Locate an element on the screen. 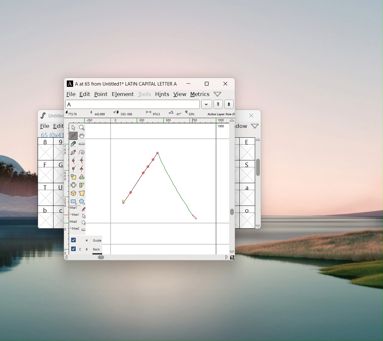 Image resolution: width=383 pixels, height=341 pixels. show the previous word in the wordlist is located at coordinates (229, 104).